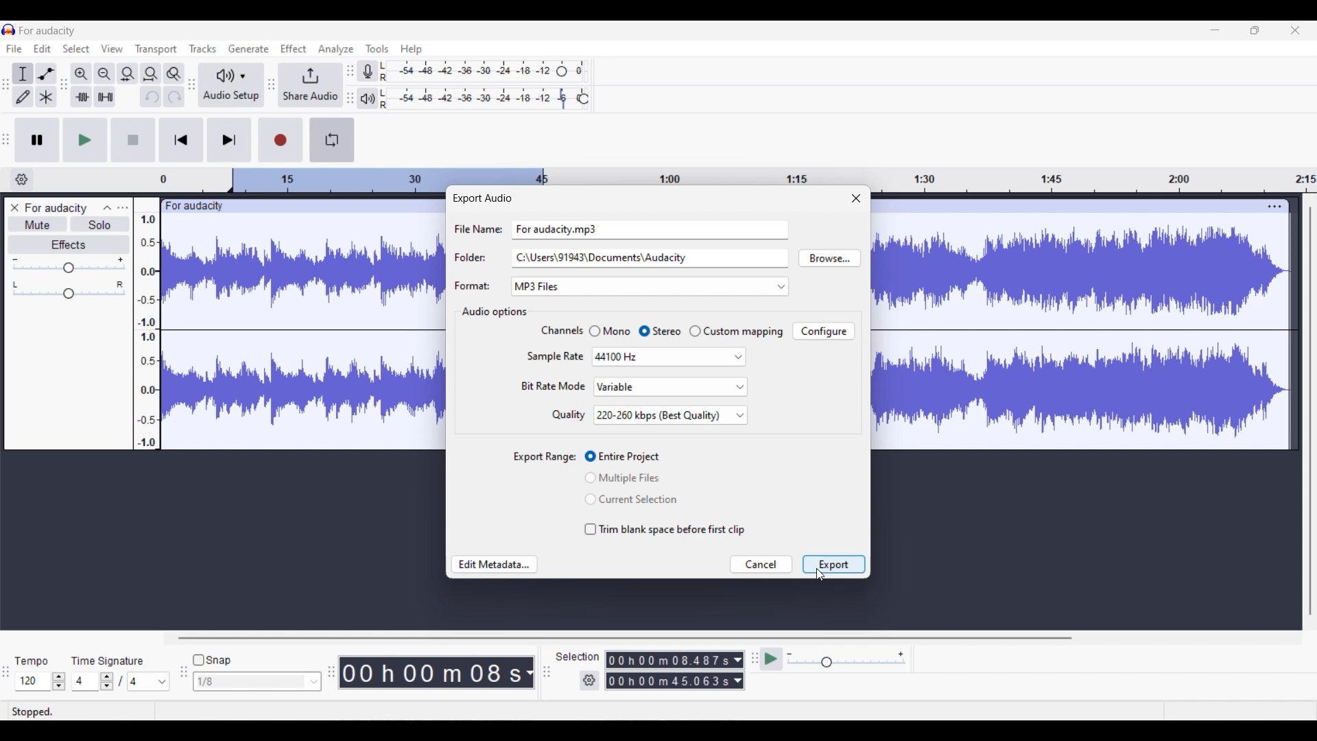 This screenshot has width=1317, height=741. I want to click on Window title, so click(482, 198).